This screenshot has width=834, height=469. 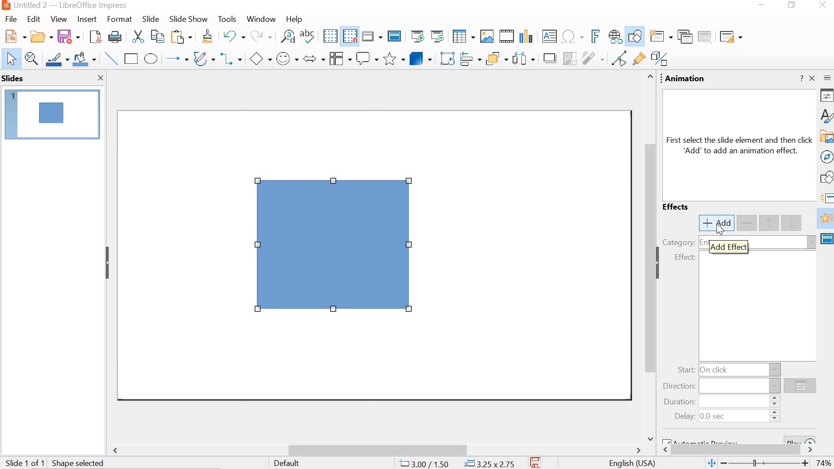 I want to click on 3.25x2.75, so click(x=490, y=462).